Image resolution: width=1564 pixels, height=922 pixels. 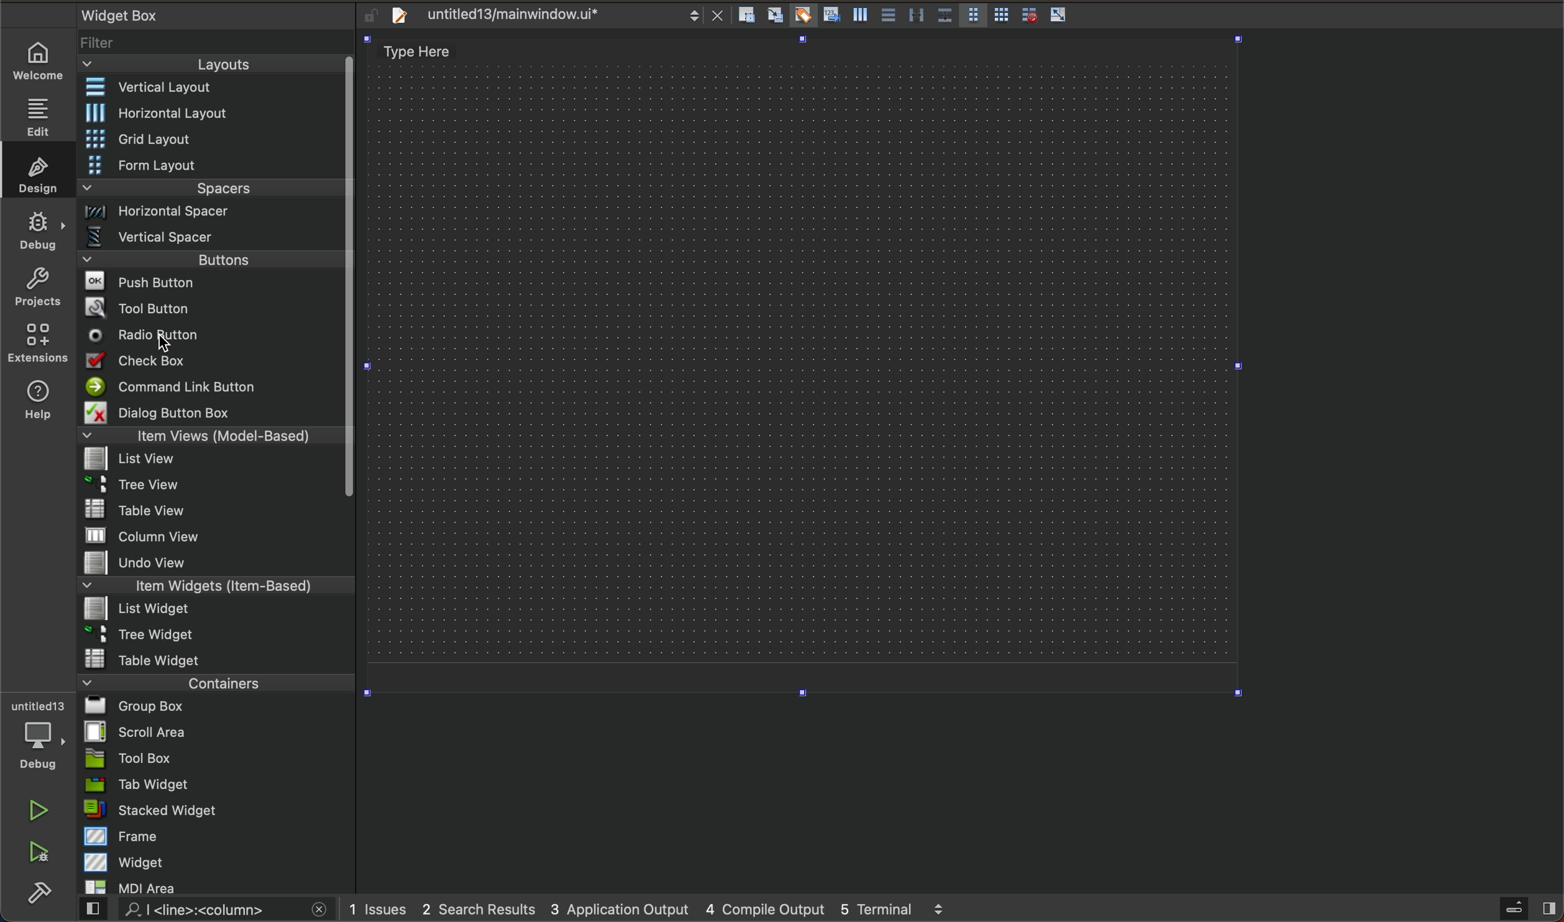 What do you see at coordinates (208, 415) in the screenshot?
I see `dialong button` at bounding box center [208, 415].